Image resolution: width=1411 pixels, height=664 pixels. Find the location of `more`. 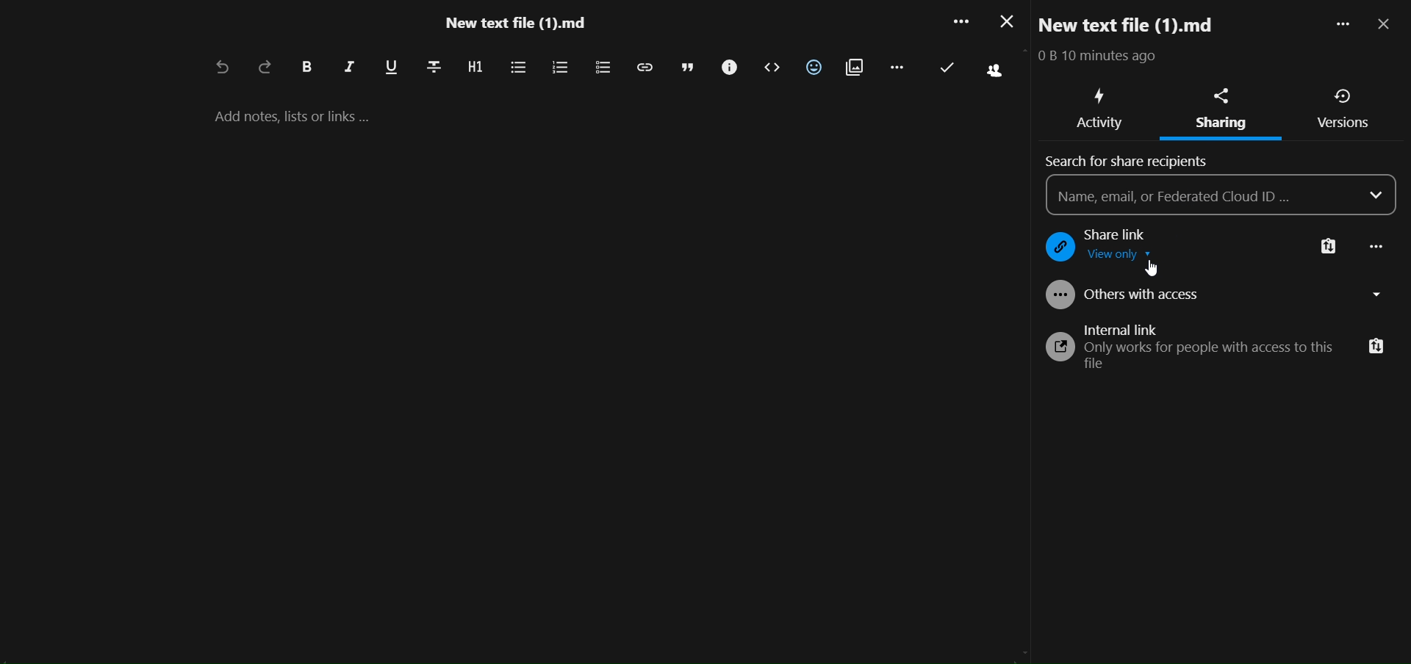

more is located at coordinates (1338, 26).